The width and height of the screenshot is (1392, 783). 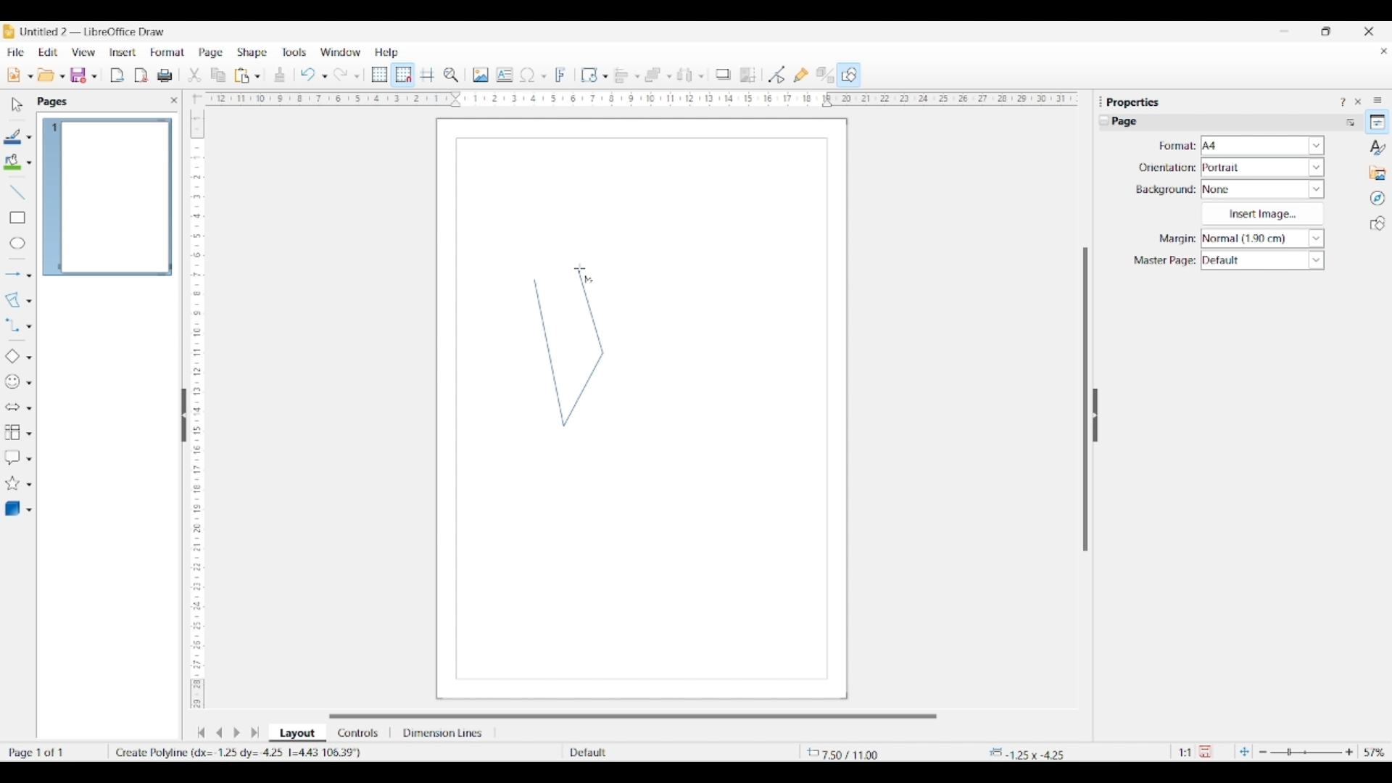 I want to click on Basic shape options, so click(x=29, y=357).